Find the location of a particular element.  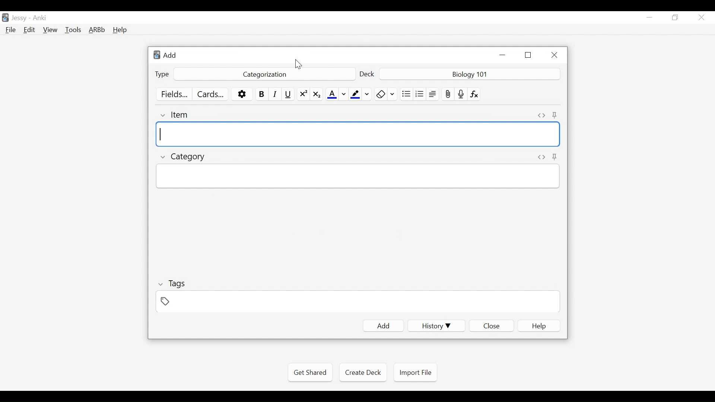

Text Highlighting color is located at coordinates (360, 94).